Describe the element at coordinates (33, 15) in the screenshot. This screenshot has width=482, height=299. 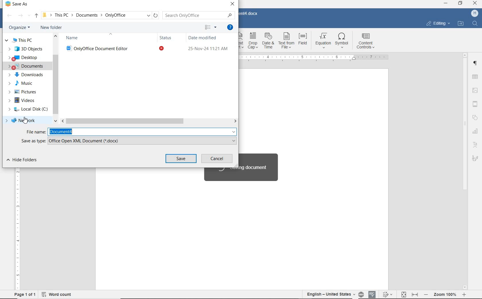
I see `up` at that location.